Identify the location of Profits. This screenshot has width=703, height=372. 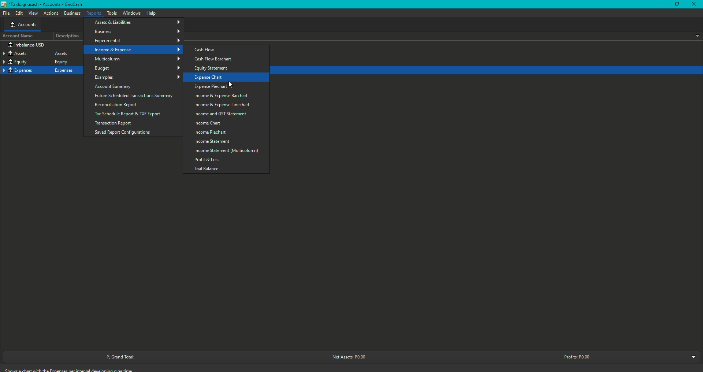
(577, 356).